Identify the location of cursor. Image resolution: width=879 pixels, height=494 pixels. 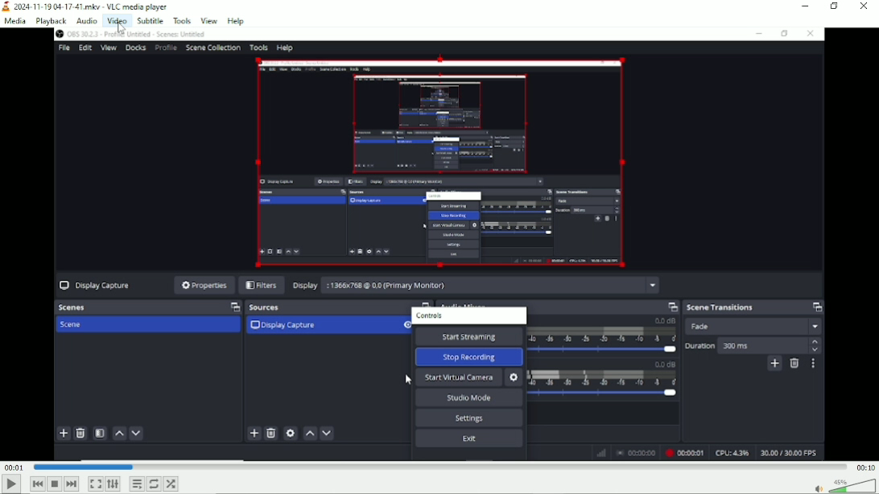
(122, 31).